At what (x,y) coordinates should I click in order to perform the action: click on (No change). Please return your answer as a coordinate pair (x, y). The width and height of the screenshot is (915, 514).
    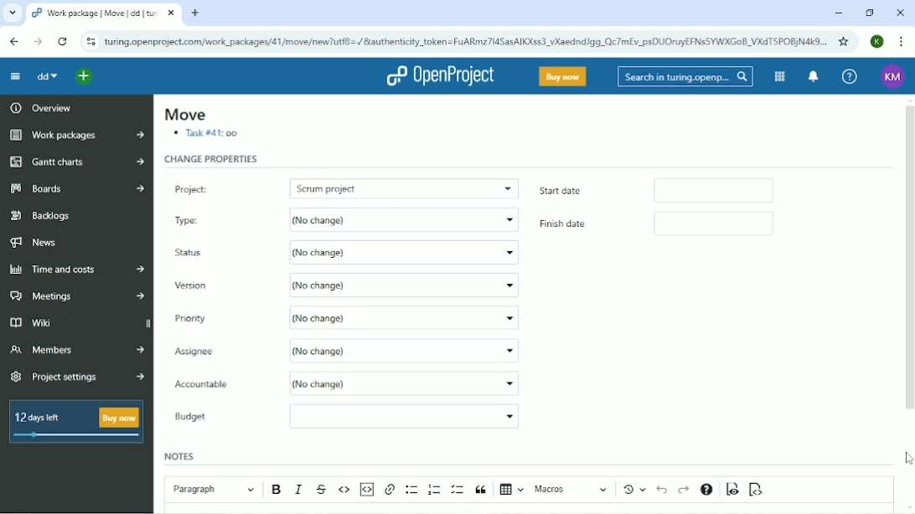
    Looking at the image, I should click on (405, 285).